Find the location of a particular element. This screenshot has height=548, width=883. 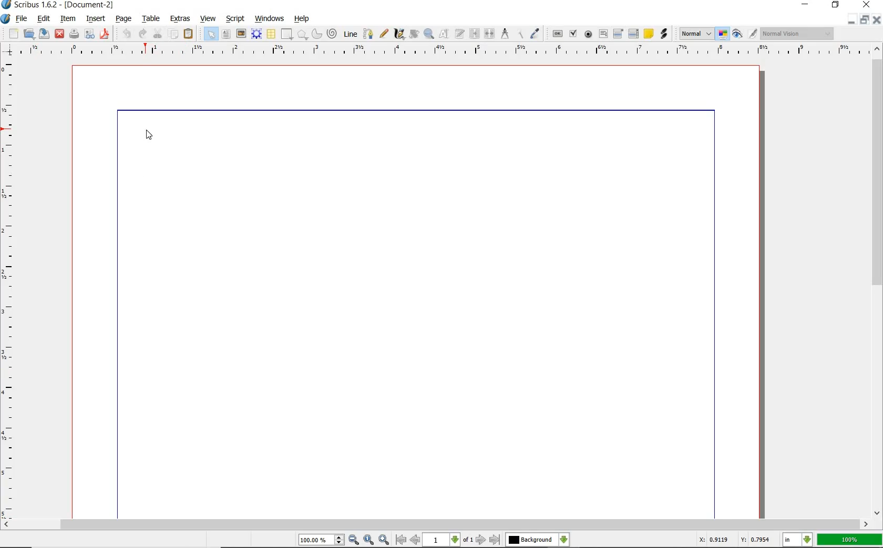

safe as pdf is located at coordinates (105, 34).